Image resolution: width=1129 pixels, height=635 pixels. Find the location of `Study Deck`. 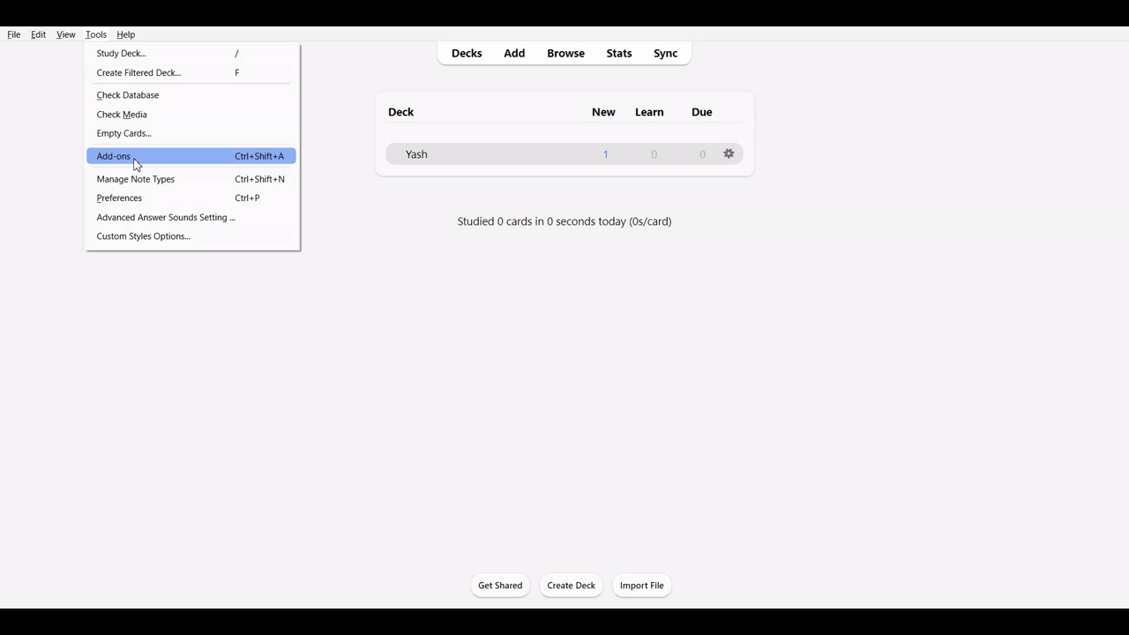

Study Deck is located at coordinates (192, 53).